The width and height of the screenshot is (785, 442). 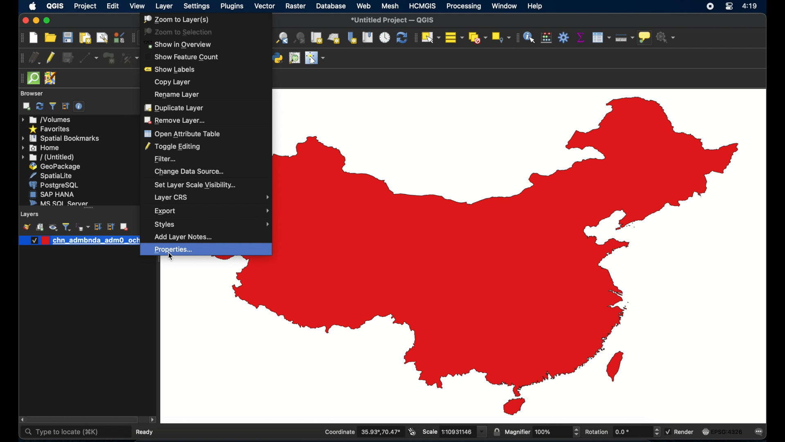 What do you see at coordinates (392, 21) in the screenshot?
I see `*untitled project - QGIS` at bounding box center [392, 21].